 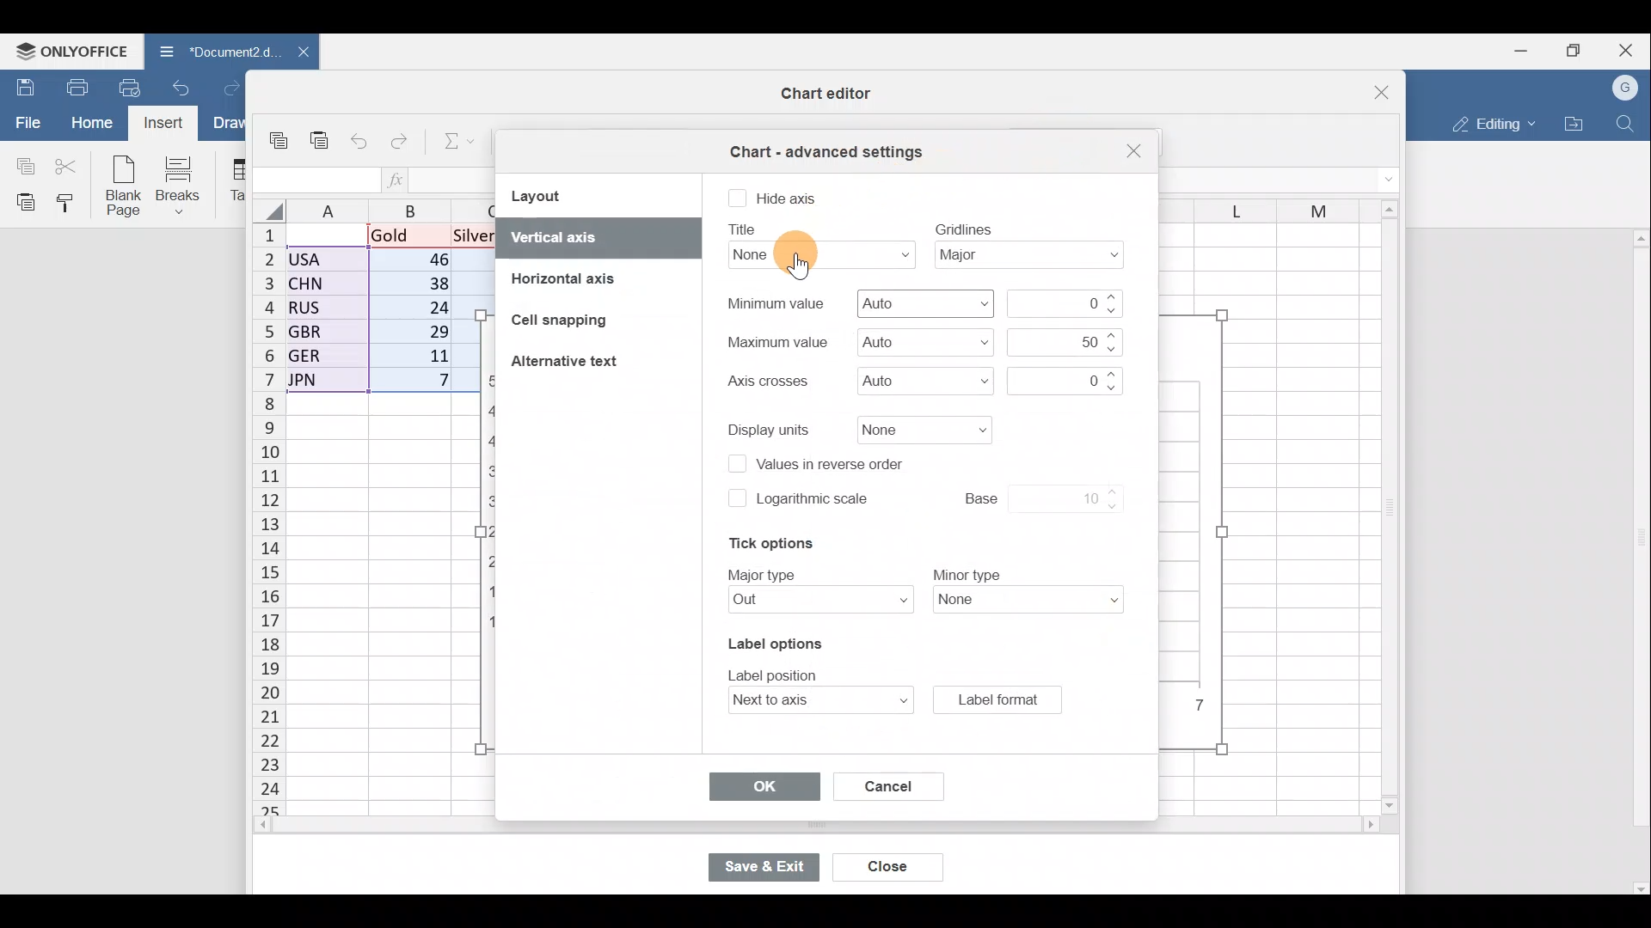 I want to click on Copy, so click(x=21, y=164).